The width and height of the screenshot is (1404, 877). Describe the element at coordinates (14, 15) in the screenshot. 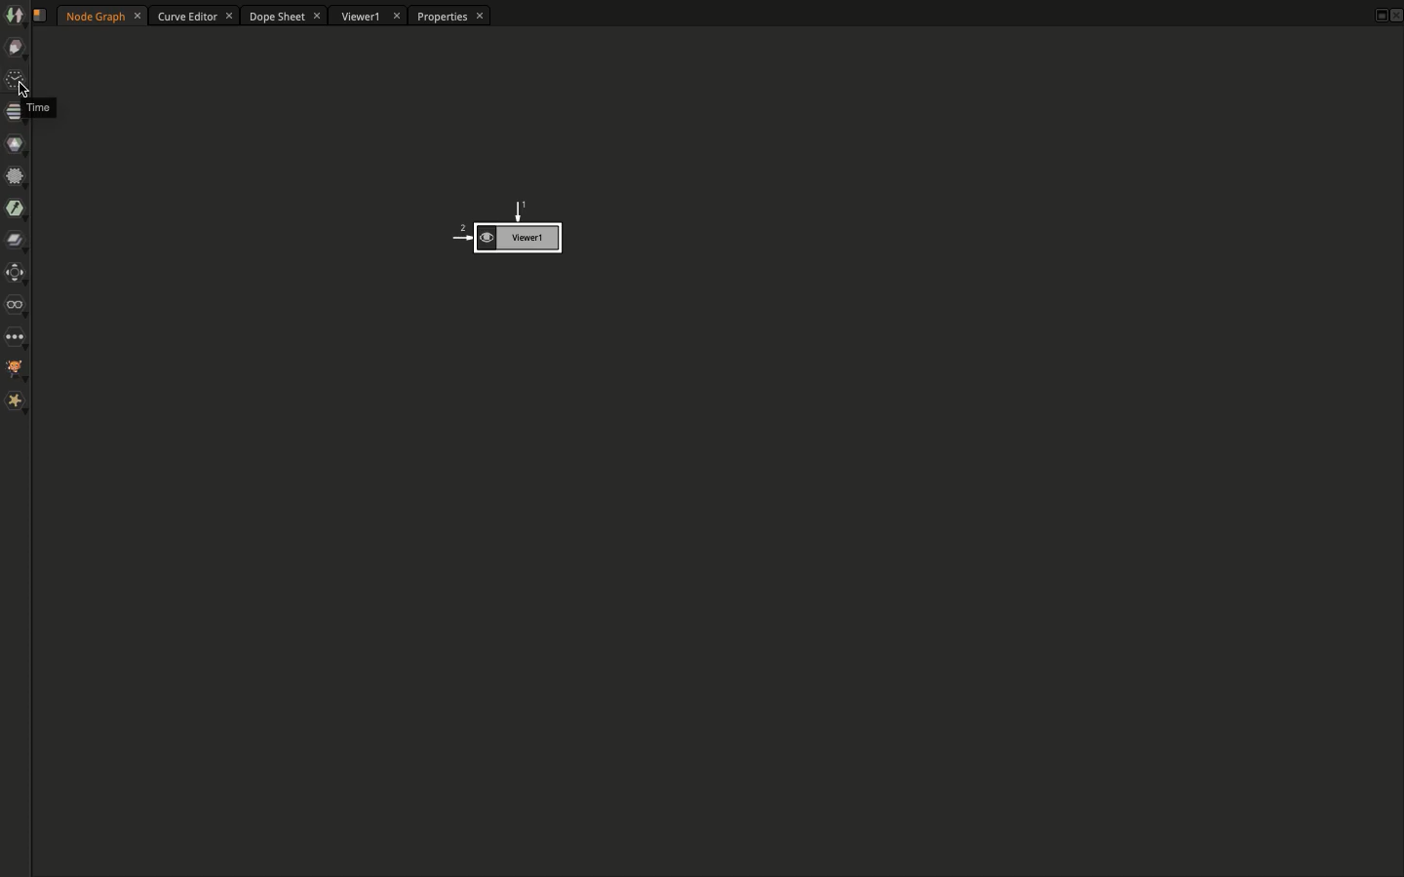

I see `Image` at that location.